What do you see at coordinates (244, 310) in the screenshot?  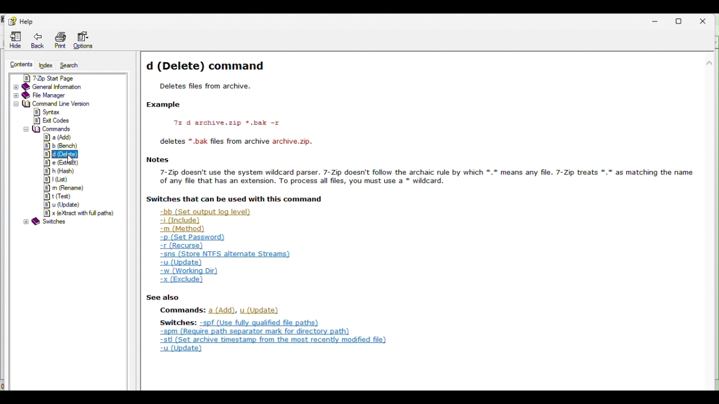 I see `a,u` at bounding box center [244, 310].